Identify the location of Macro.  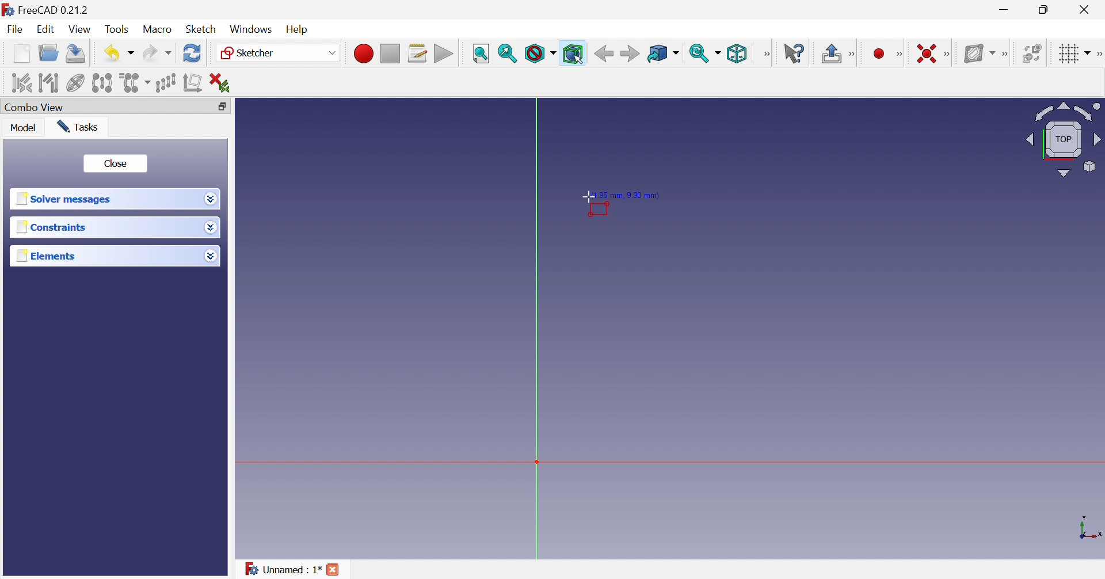
(156, 29).